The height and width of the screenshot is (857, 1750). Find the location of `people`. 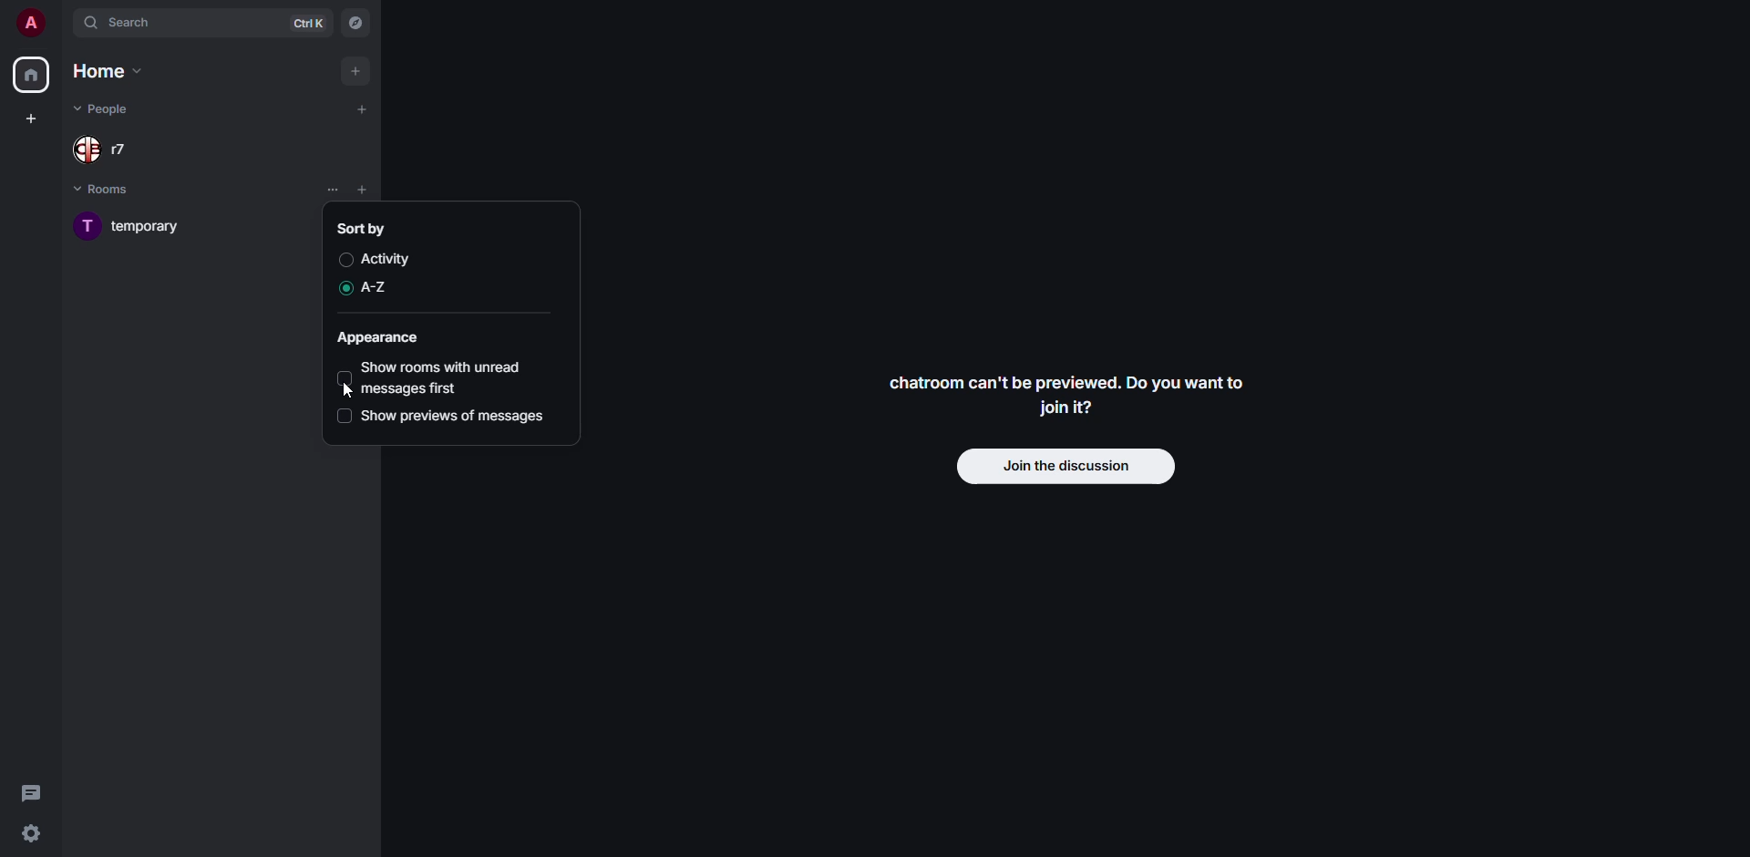

people is located at coordinates (109, 147).